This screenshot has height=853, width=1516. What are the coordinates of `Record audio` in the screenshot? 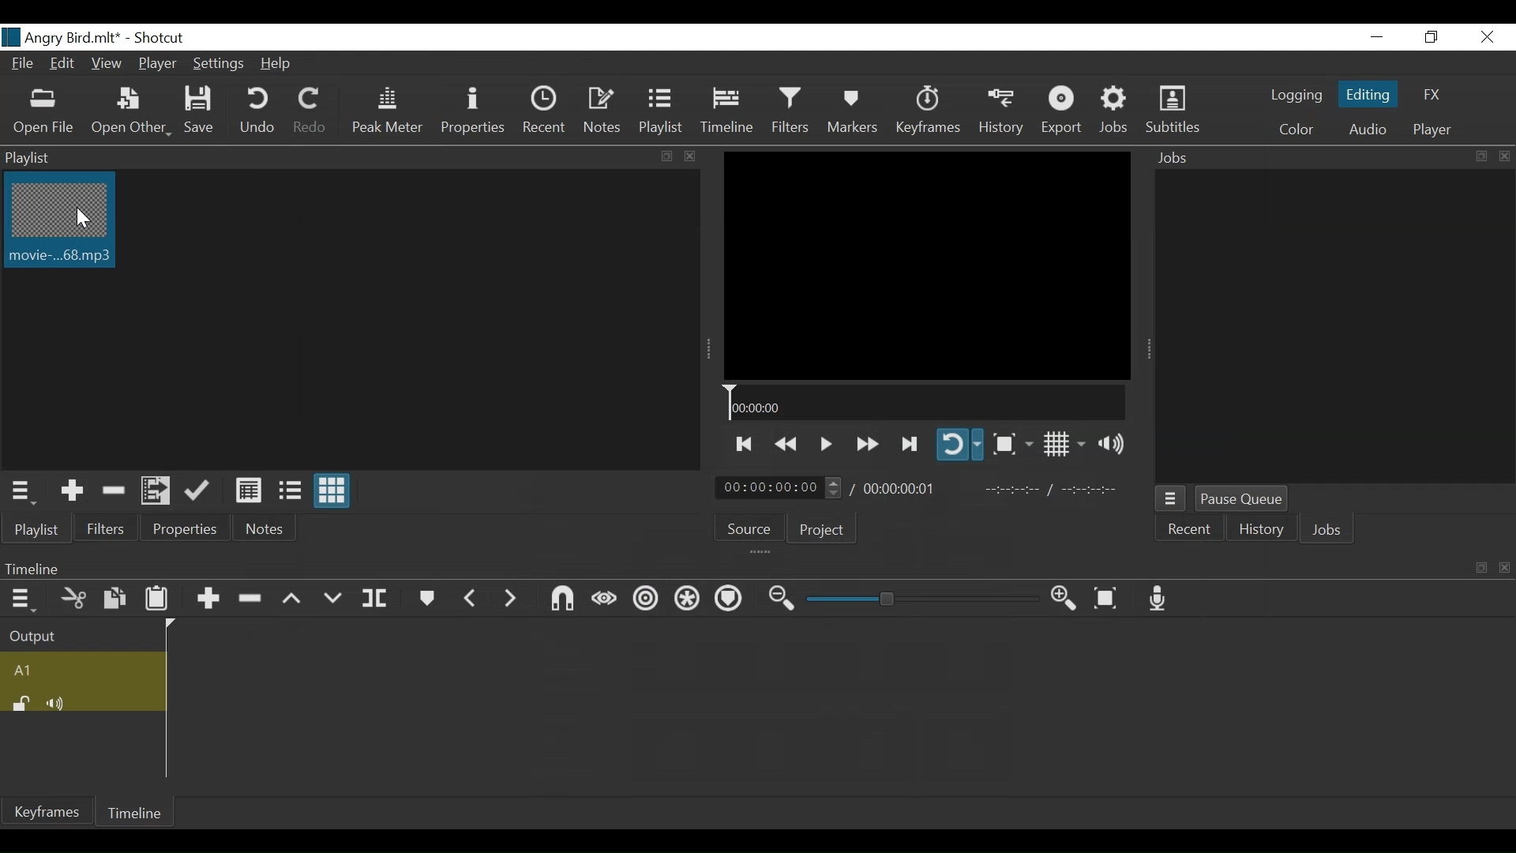 It's located at (1160, 599).